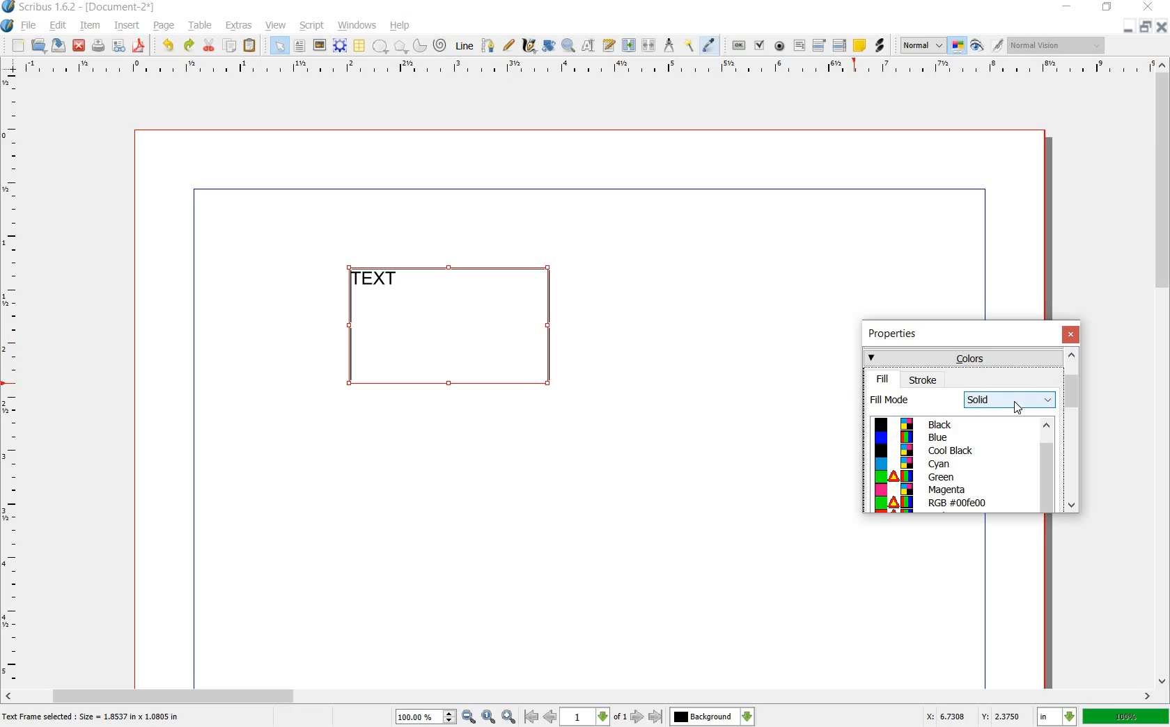  What do you see at coordinates (239, 26) in the screenshot?
I see `extras` at bounding box center [239, 26].